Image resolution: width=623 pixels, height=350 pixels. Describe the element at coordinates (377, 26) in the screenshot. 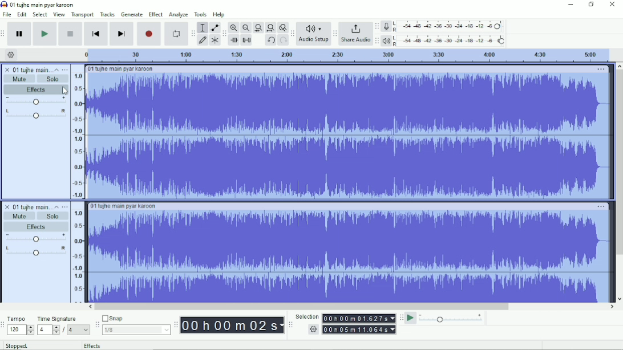

I see `Audacity recording meter toolbar` at that location.